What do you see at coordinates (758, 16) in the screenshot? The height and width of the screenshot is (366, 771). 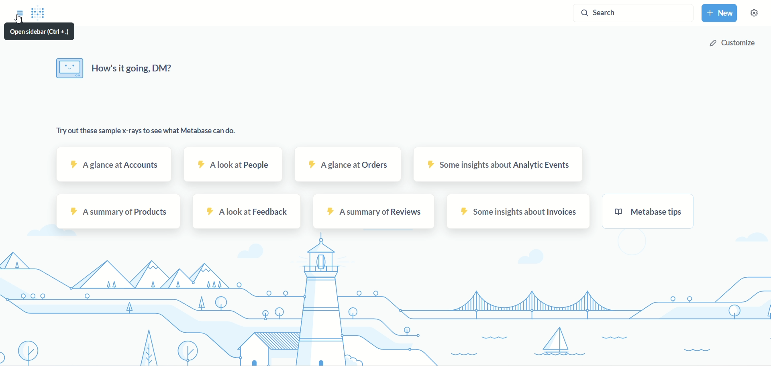 I see `settings` at bounding box center [758, 16].